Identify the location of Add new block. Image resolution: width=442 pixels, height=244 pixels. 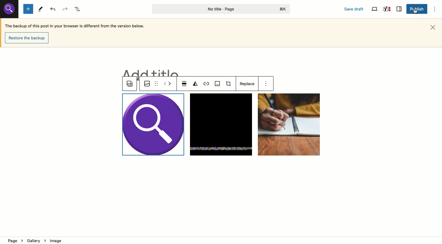
(28, 9).